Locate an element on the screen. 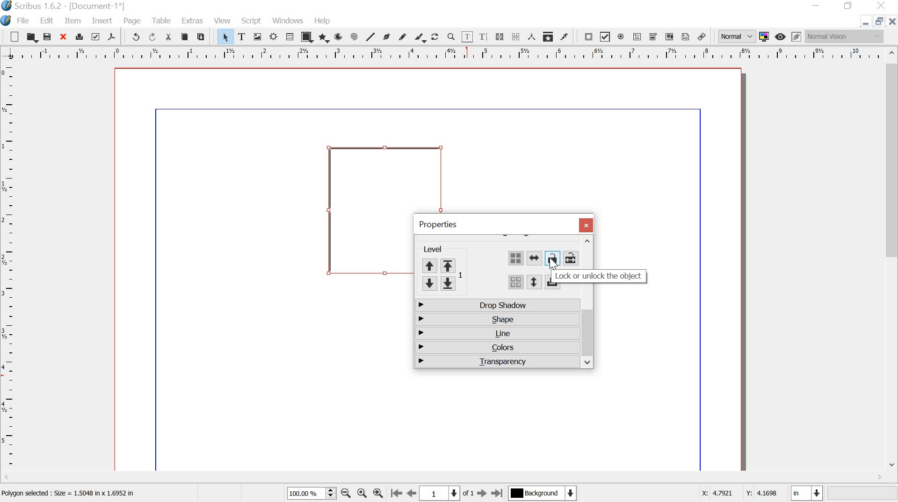 This screenshot has width=898, height=502. text frame is located at coordinates (244, 37).